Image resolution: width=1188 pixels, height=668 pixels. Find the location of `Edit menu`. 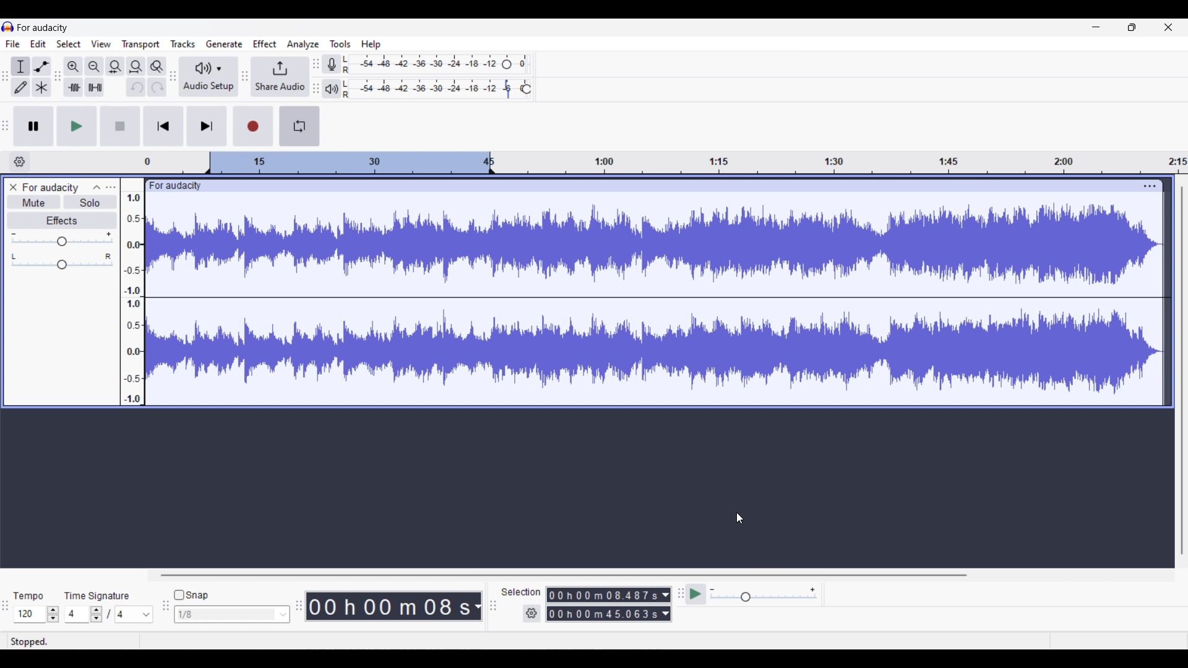

Edit menu is located at coordinates (38, 44).